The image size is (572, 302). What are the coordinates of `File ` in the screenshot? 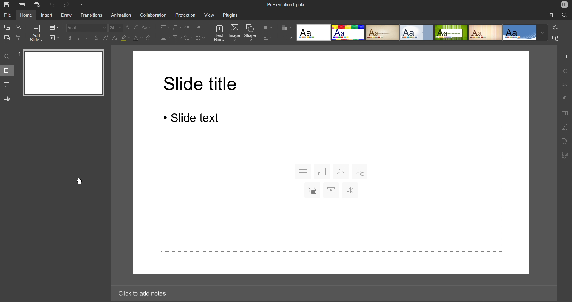 It's located at (8, 15).